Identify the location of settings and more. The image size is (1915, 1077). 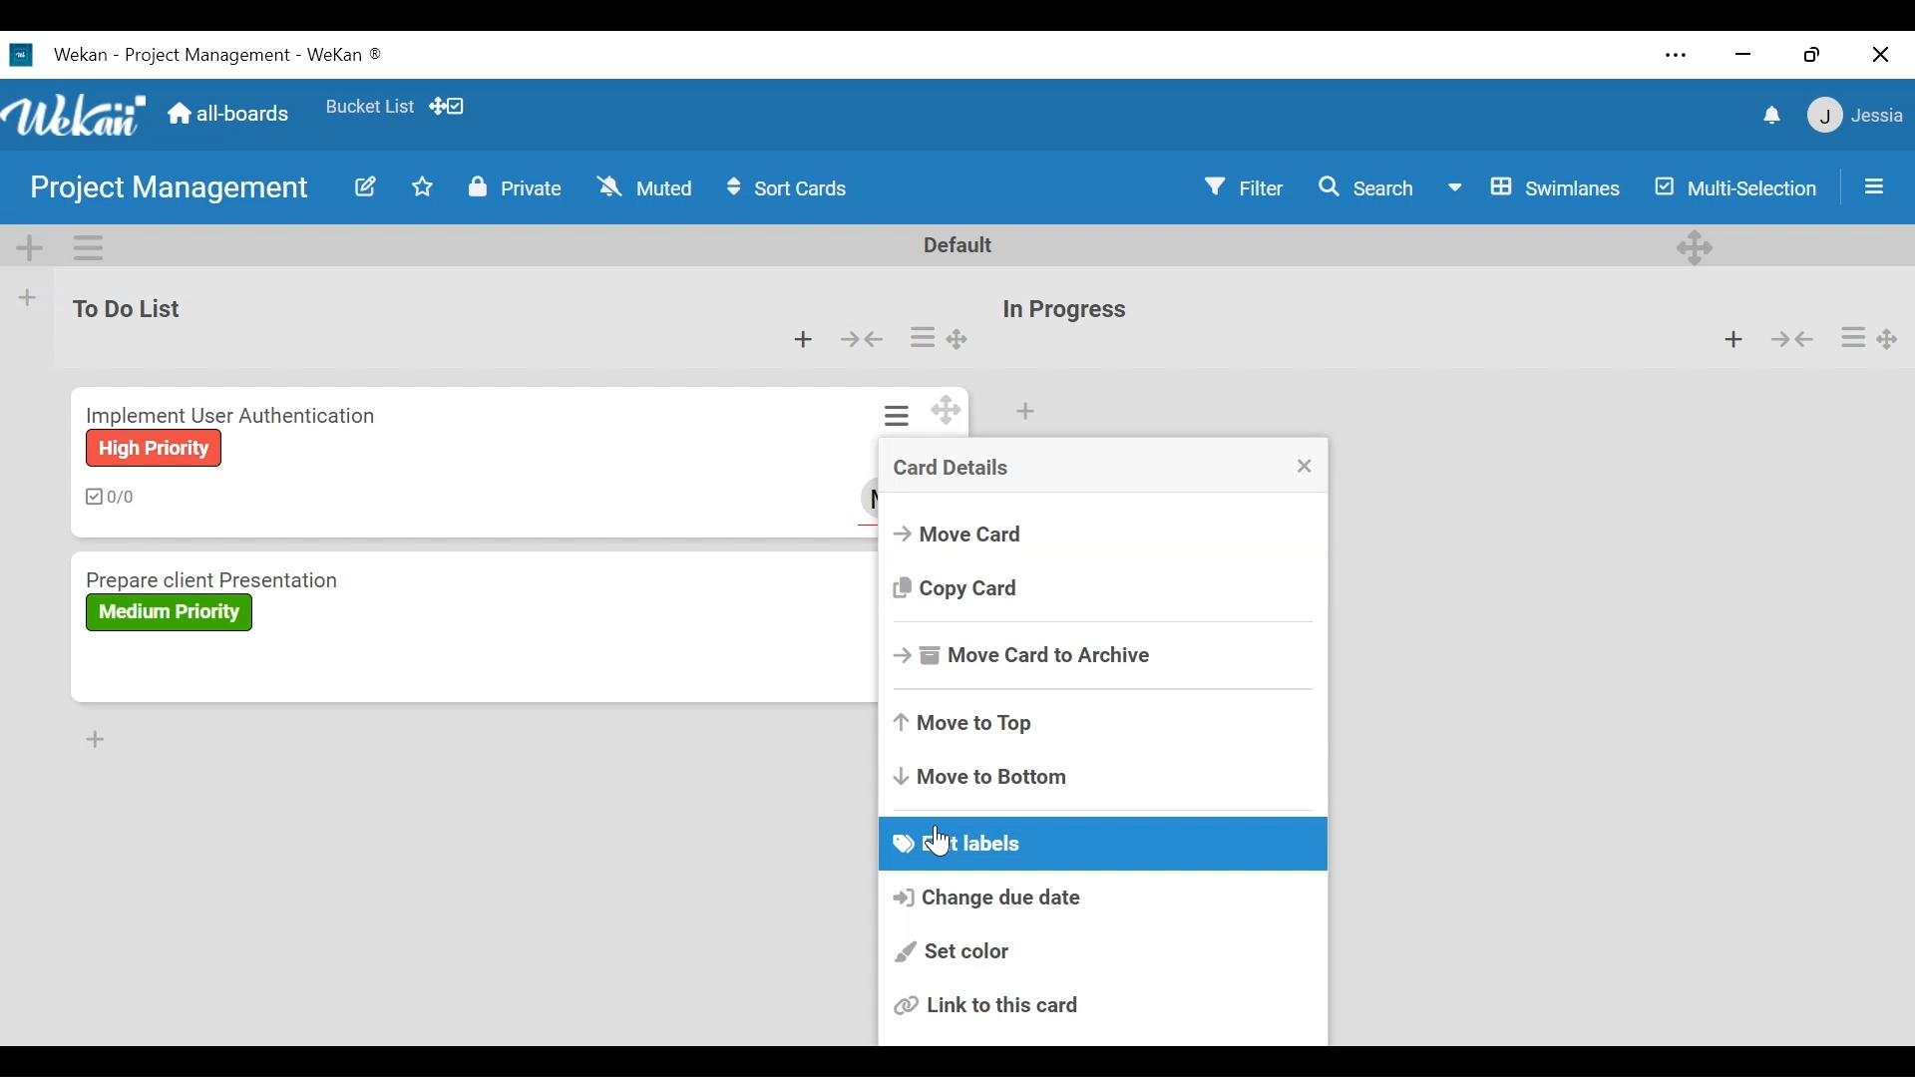
(1675, 55).